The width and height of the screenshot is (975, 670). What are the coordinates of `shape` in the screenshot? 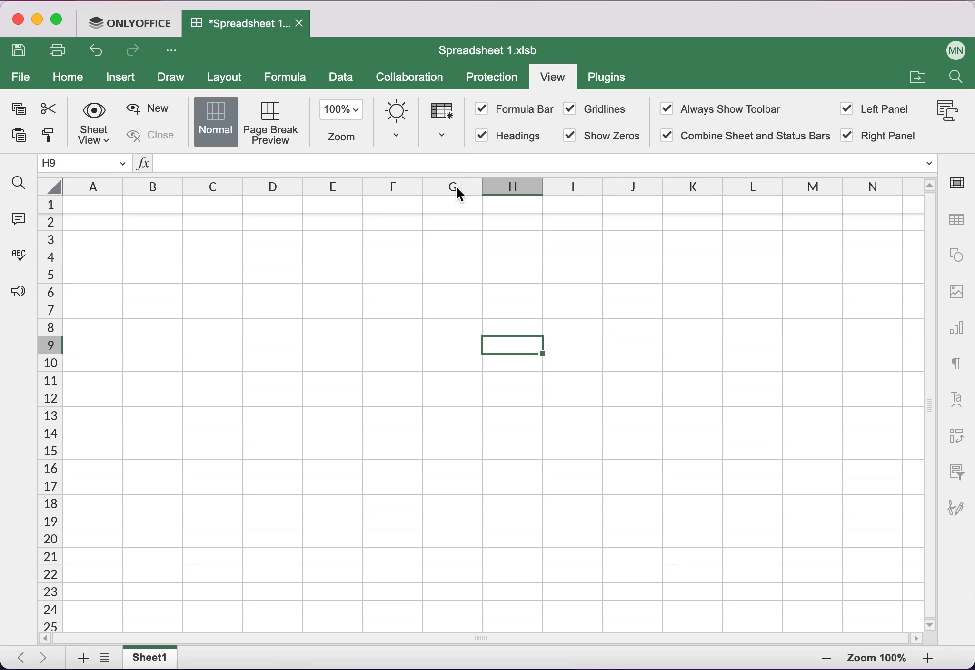 It's located at (955, 258).